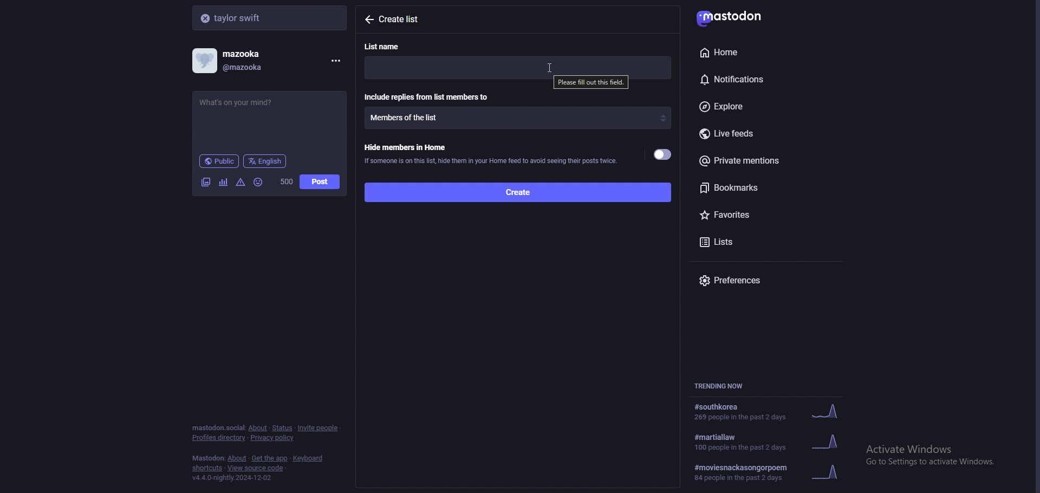 The width and height of the screenshot is (1040, 493). I want to click on include replies from, so click(518, 118).